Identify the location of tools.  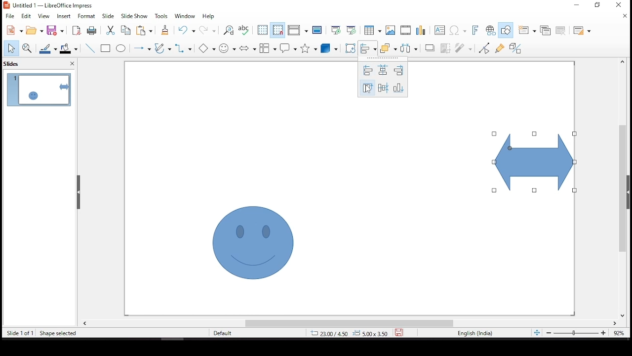
(161, 16).